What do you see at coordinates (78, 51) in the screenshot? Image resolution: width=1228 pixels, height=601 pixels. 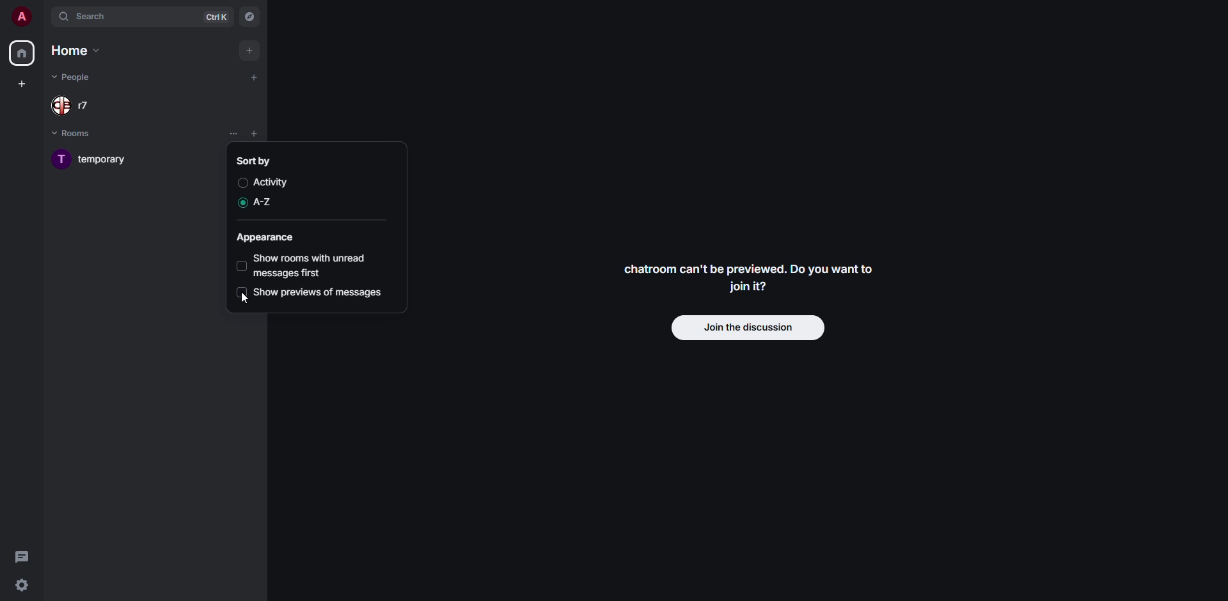 I see `home` at bounding box center [78, 51].